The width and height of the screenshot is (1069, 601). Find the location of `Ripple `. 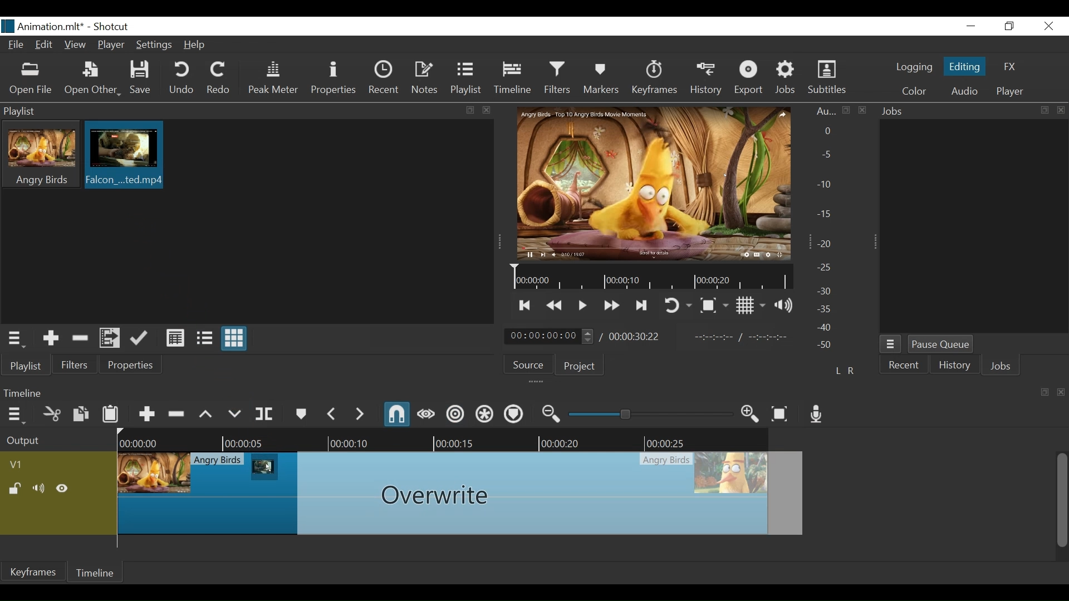

Ripple  is located at coordinates (456, 415).